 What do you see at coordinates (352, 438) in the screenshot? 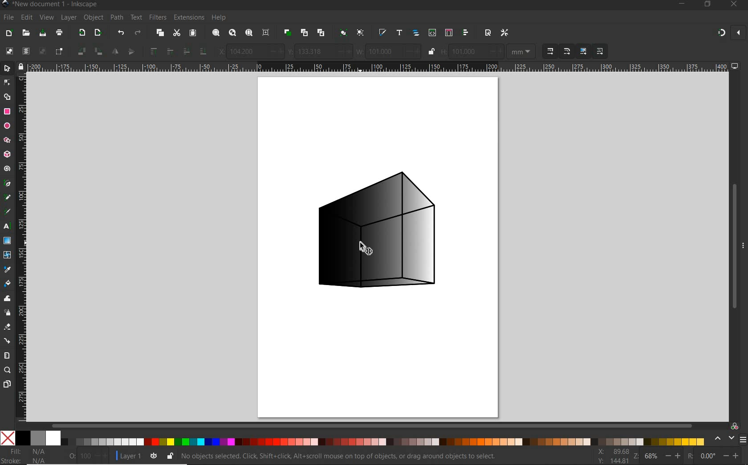
I see `COLOR MODE` at bounding box center [352, 438].